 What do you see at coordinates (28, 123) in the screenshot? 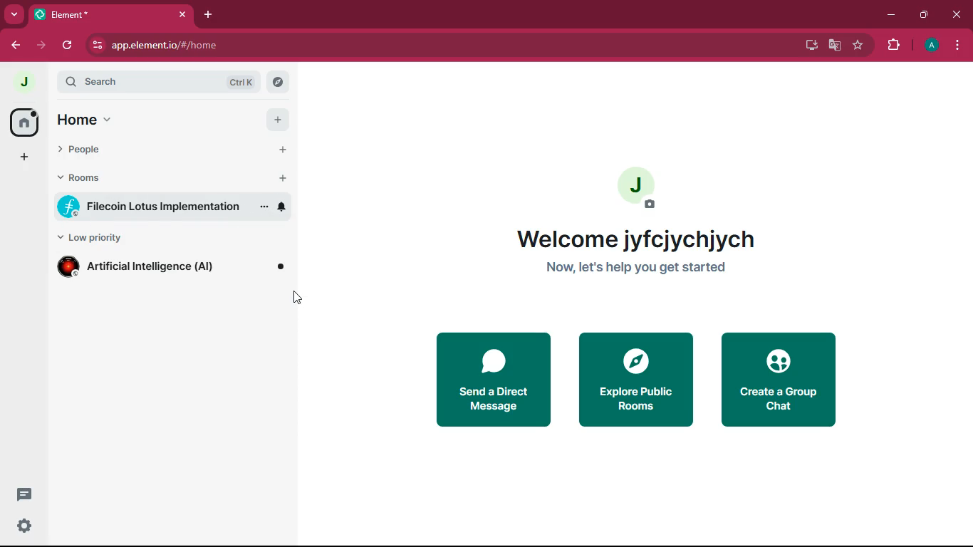
I see `home` at bounding box center [28, 123].